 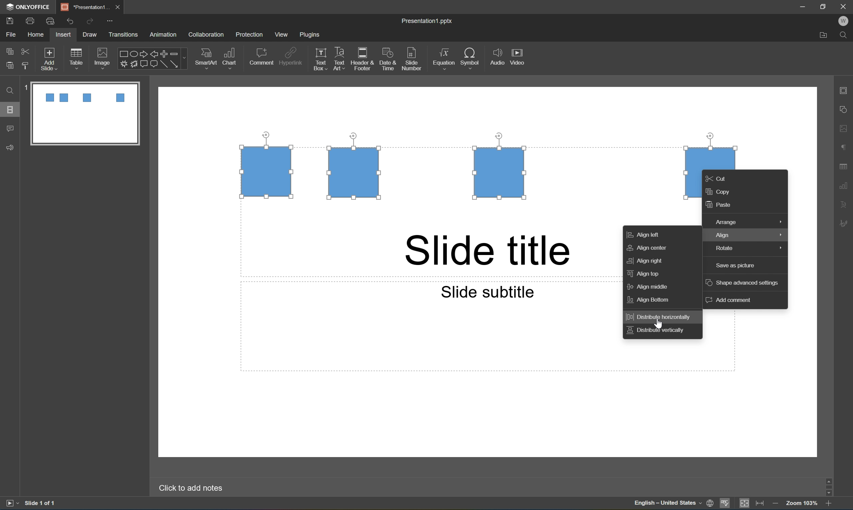 What do you see at coordinates (744, 283) in the screenshot?
I see `shape advanced settings` at bounding box center [744, 283].